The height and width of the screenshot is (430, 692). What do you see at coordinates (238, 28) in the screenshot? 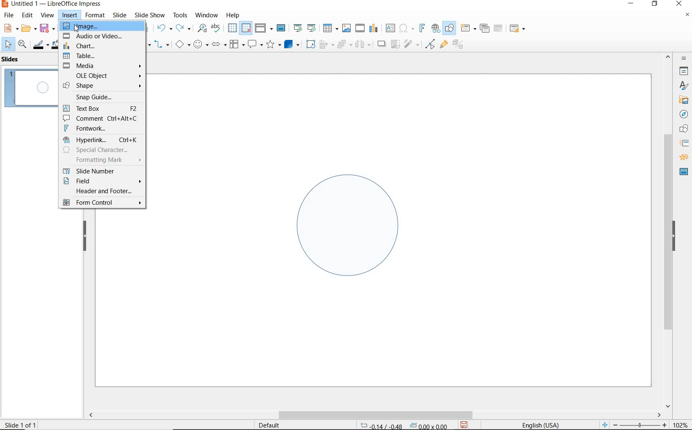
I see `display/snap grid` at bounding box center [238, 28].